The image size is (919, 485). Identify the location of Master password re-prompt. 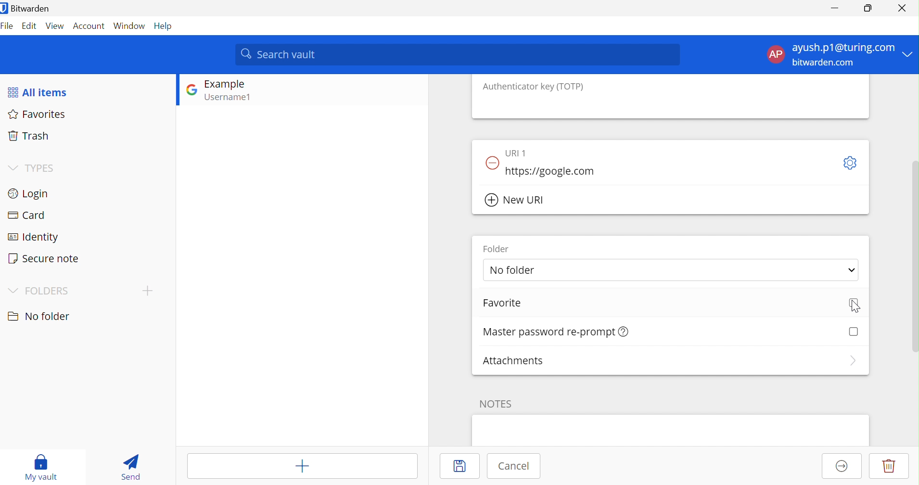
(548, 332).